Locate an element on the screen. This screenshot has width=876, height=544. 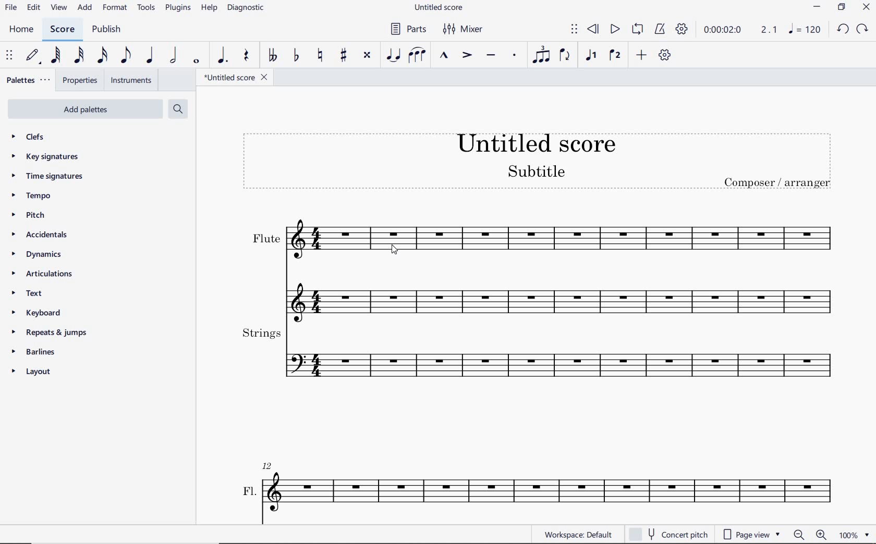
REST is located at coordinates (245, 56).